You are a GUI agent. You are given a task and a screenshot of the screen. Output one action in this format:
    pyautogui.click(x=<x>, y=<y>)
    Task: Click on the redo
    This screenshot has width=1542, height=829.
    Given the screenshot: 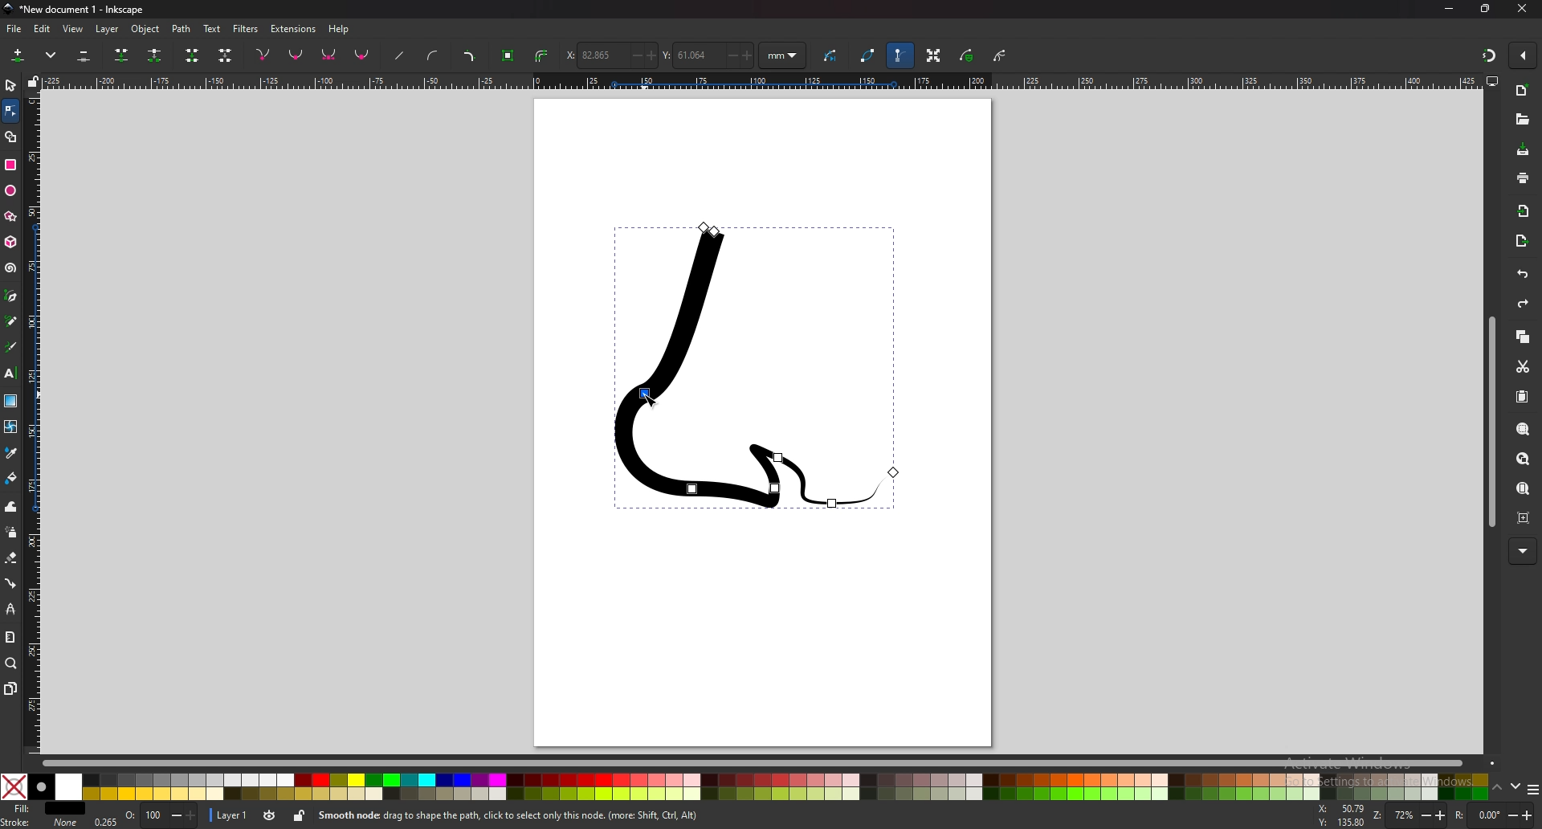 What is the action you would take?
    pyautogui.click(x=1520, y=305)
    